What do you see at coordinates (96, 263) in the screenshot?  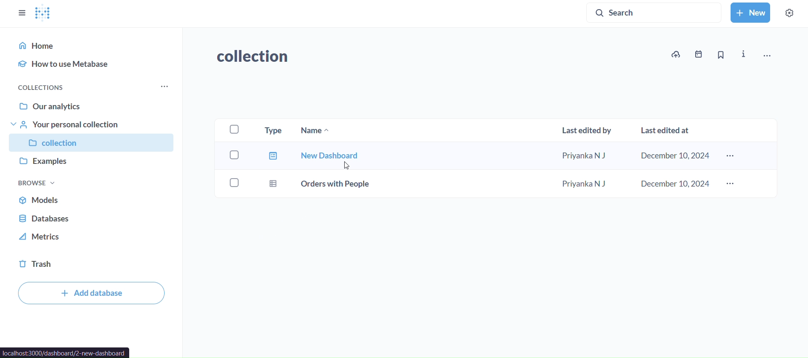 I see `trash` at bounding box center [96, 263].